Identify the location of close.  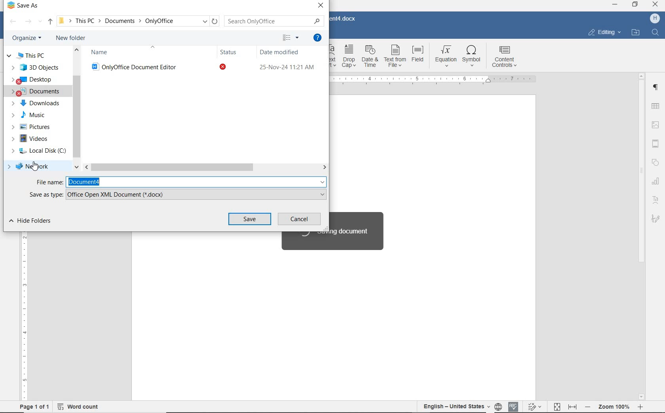
(321, 6).